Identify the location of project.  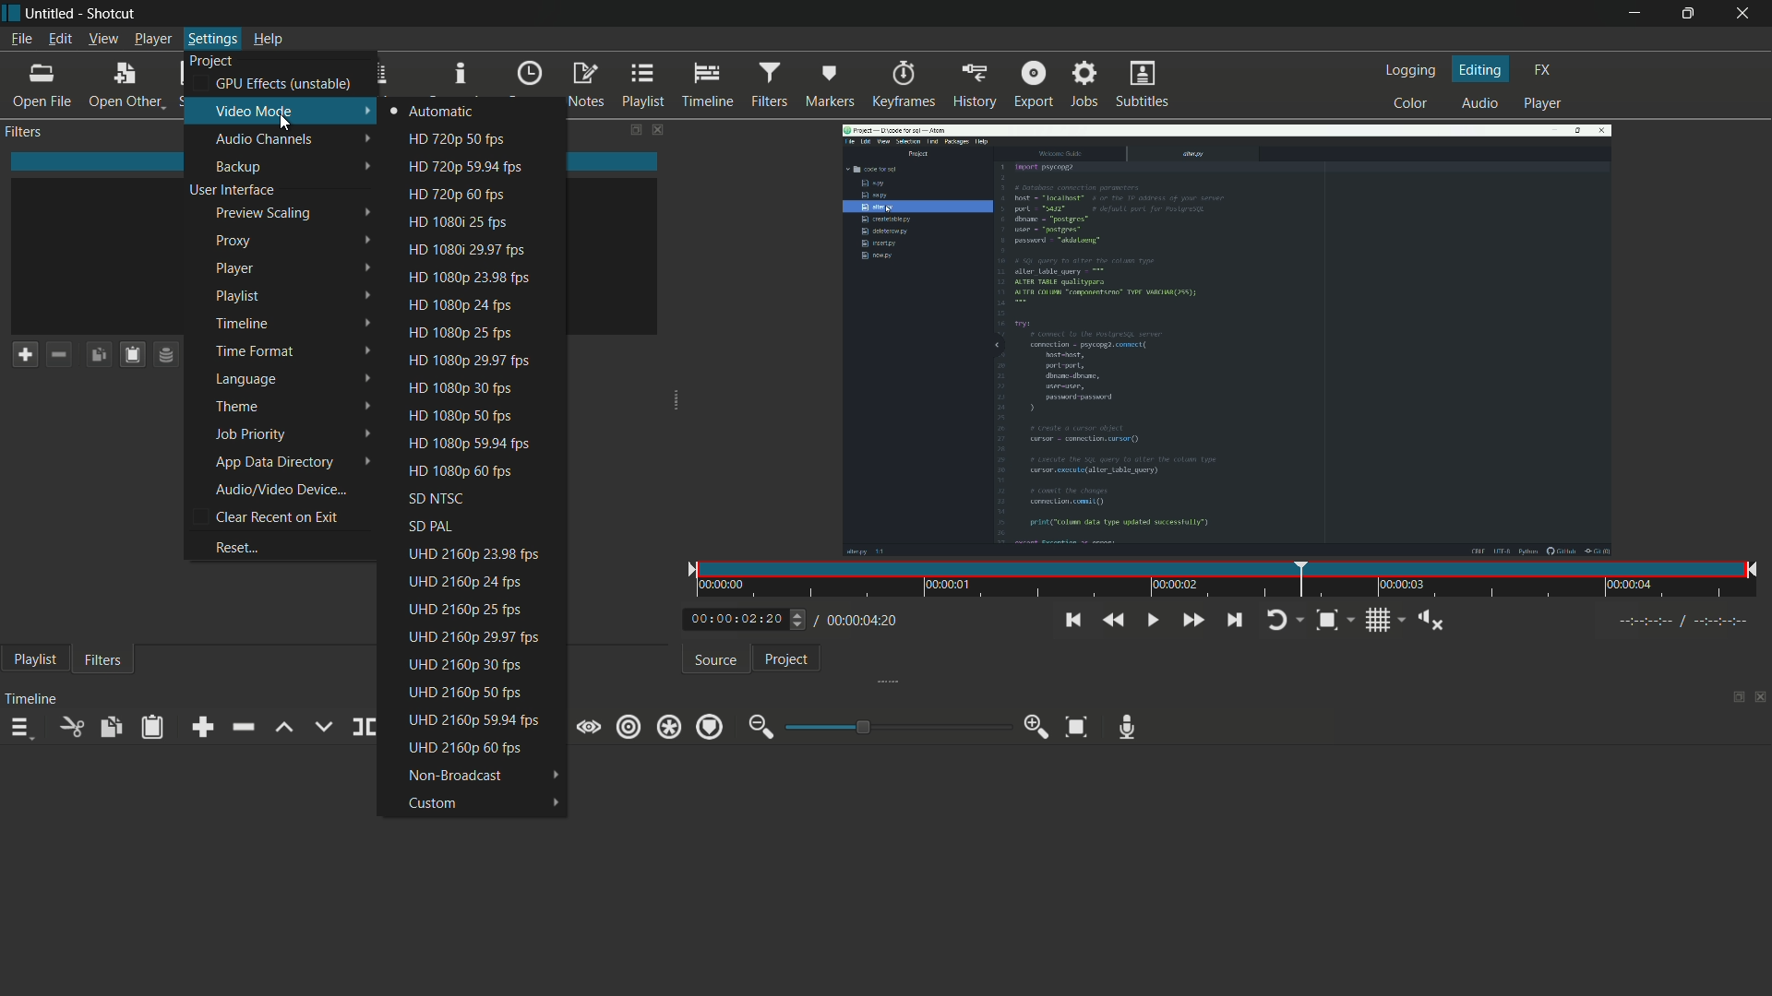
(213, 62).